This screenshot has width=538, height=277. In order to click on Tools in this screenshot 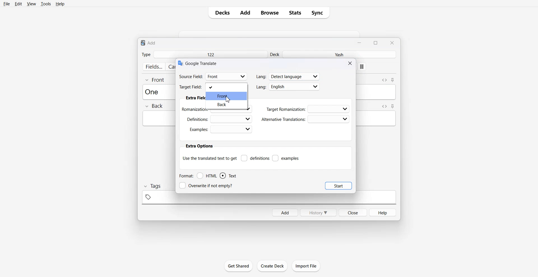, I will do `click(46, 4)`.